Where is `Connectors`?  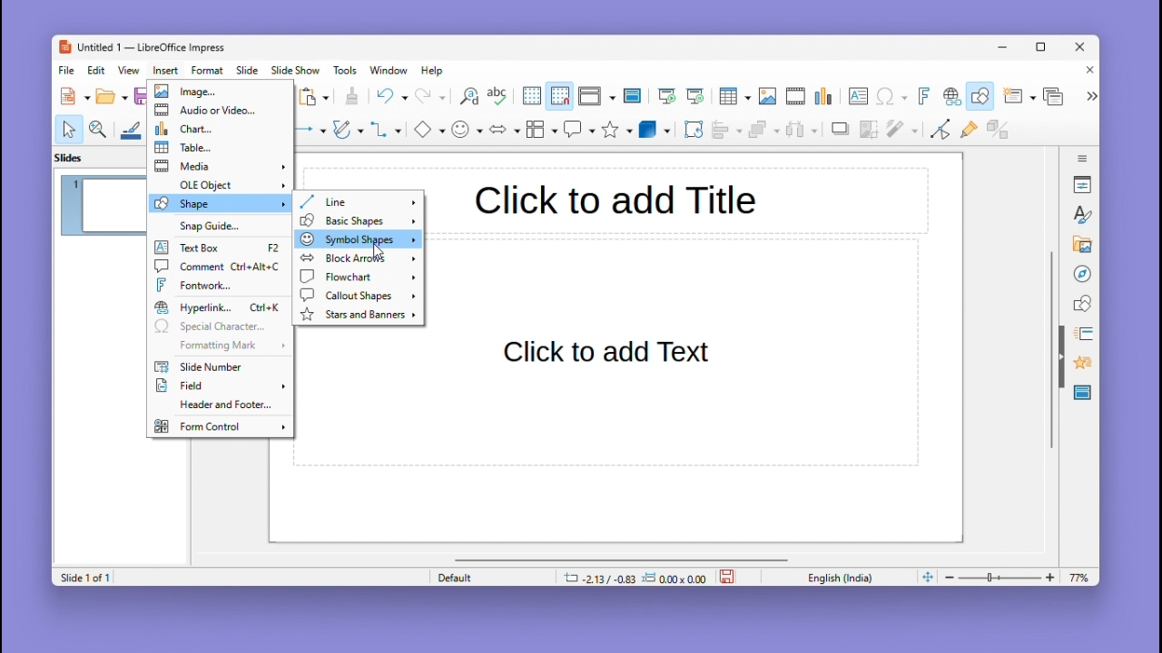 Connectors is located at coordinates (386, 129).